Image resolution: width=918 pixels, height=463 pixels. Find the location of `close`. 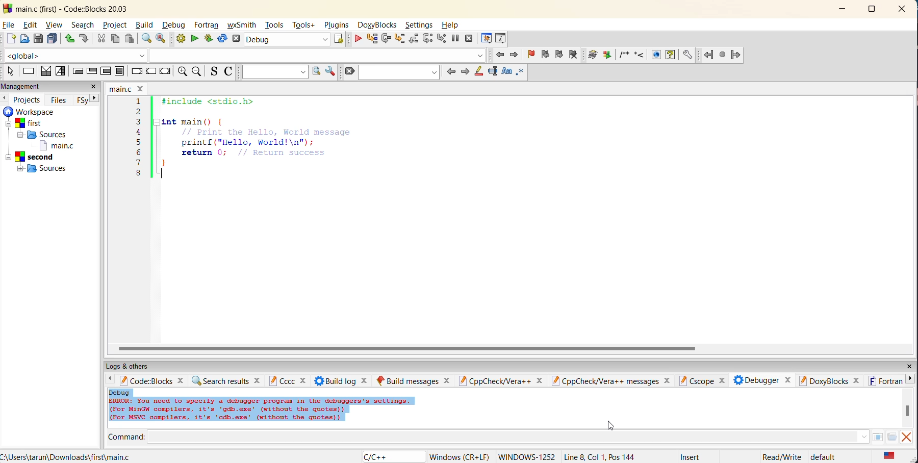

close is located at coordinates (93, 87).